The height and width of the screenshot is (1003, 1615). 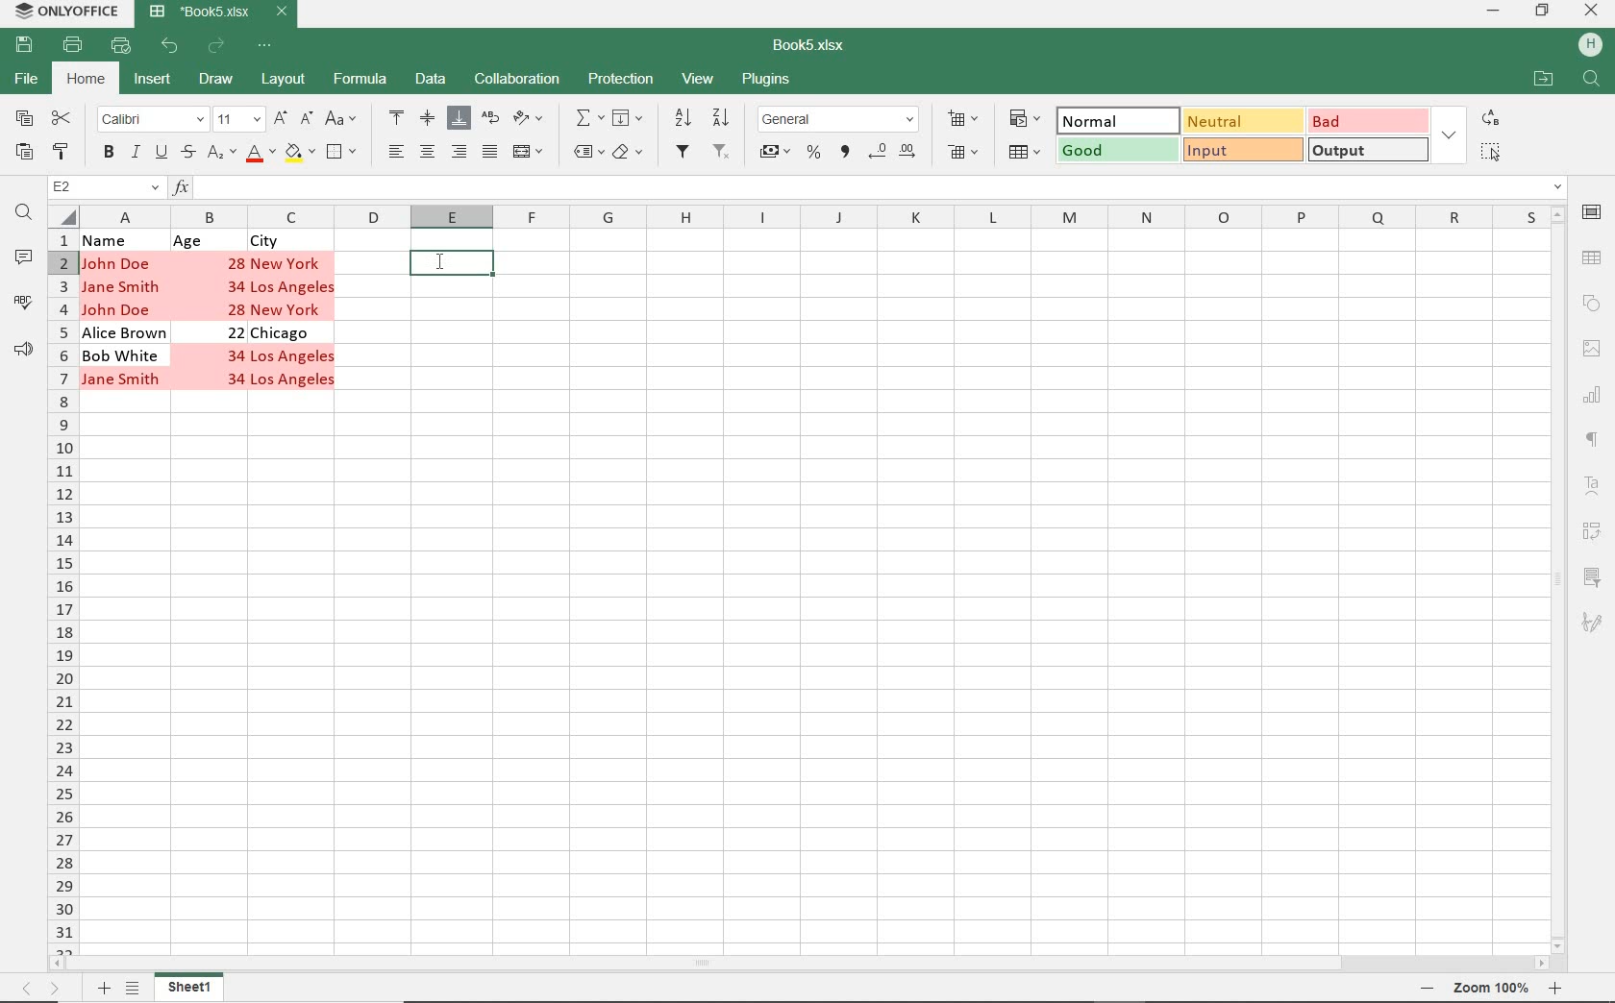 What do you see at coordinates (152, 120) in the screenshot?
I see `FONT` at bounding box center [152, 120].